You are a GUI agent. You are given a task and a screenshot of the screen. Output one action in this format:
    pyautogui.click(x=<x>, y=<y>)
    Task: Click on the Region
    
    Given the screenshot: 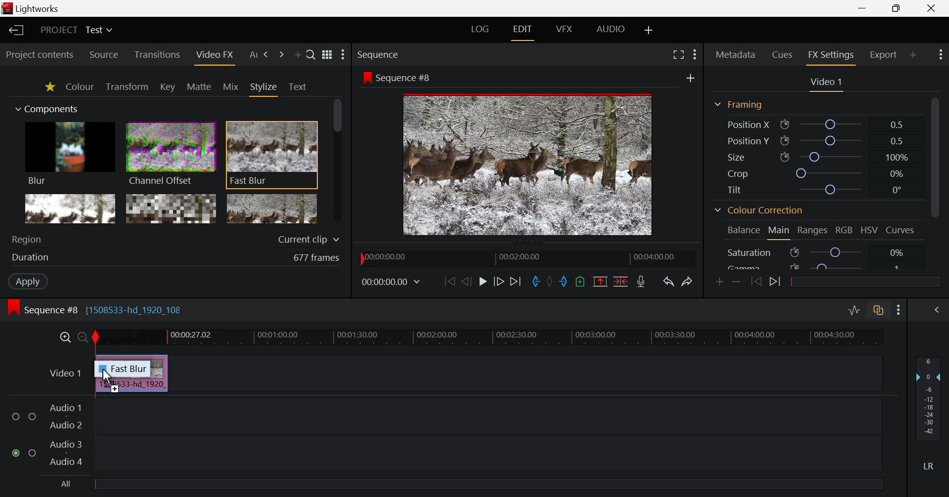 What is the action you would take?
    pyautogui.click(x=177, y=237)
    